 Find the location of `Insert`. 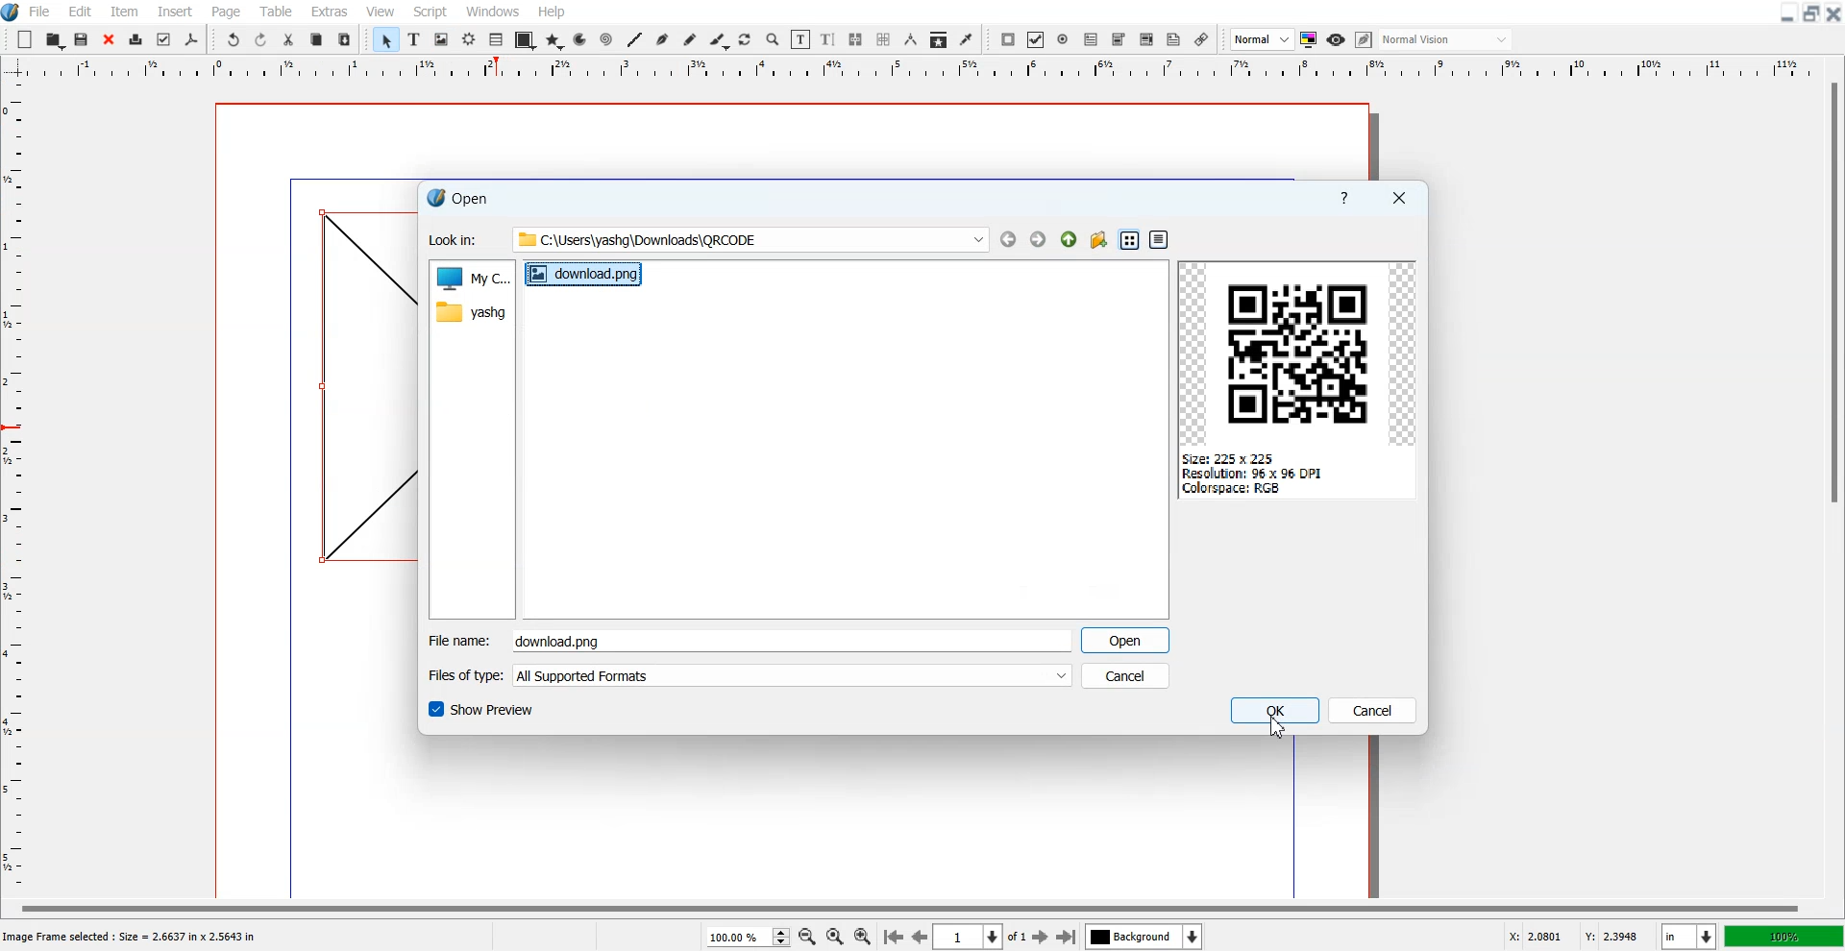

Insert is located at coordinates (173, 11).